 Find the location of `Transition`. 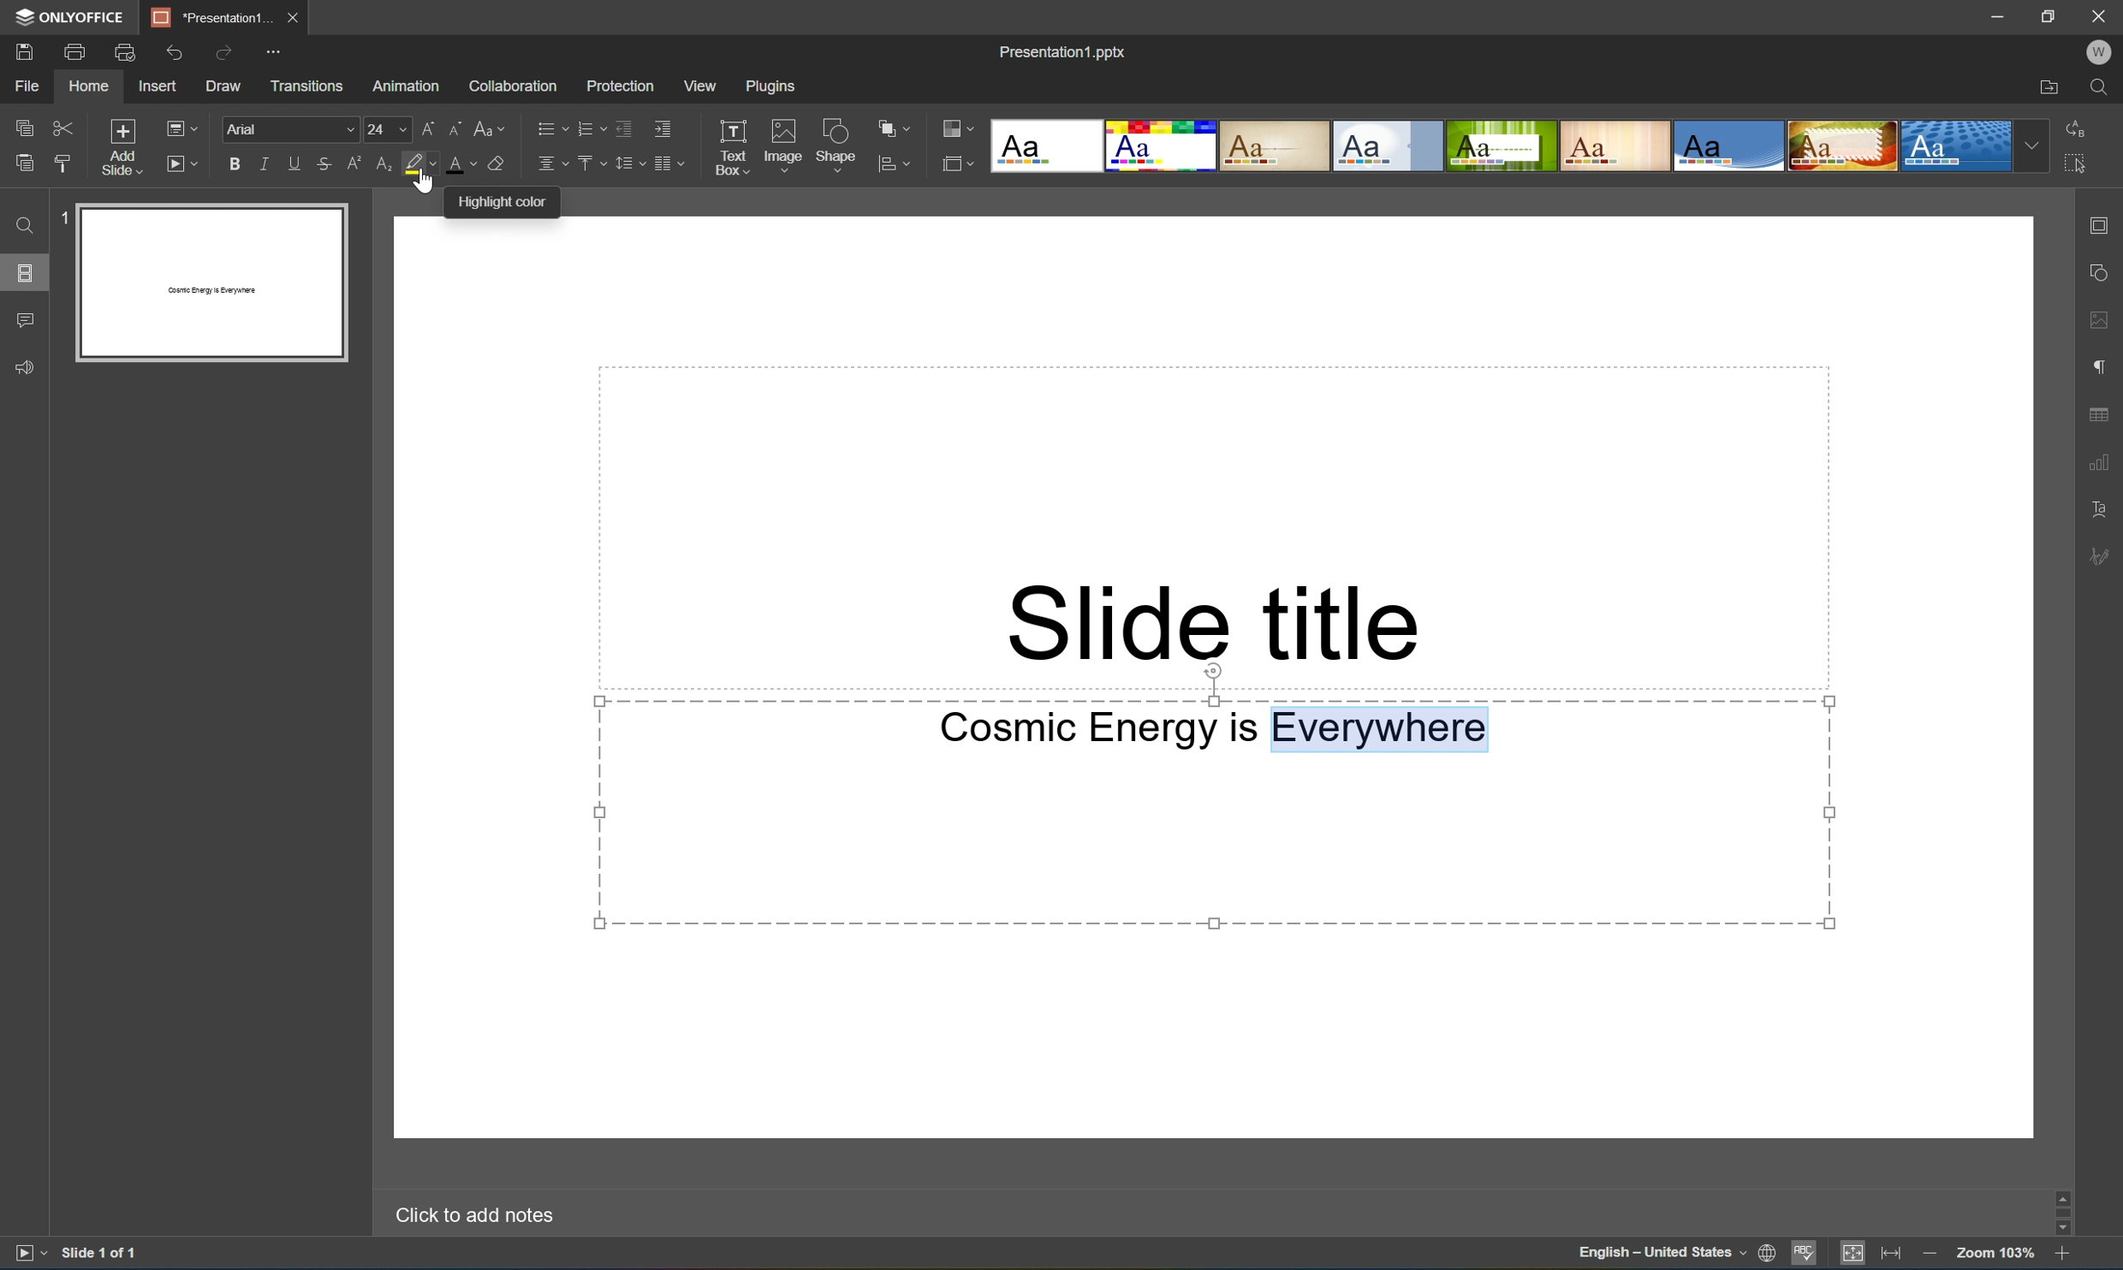

Transition is located at coordinates (310, 84).